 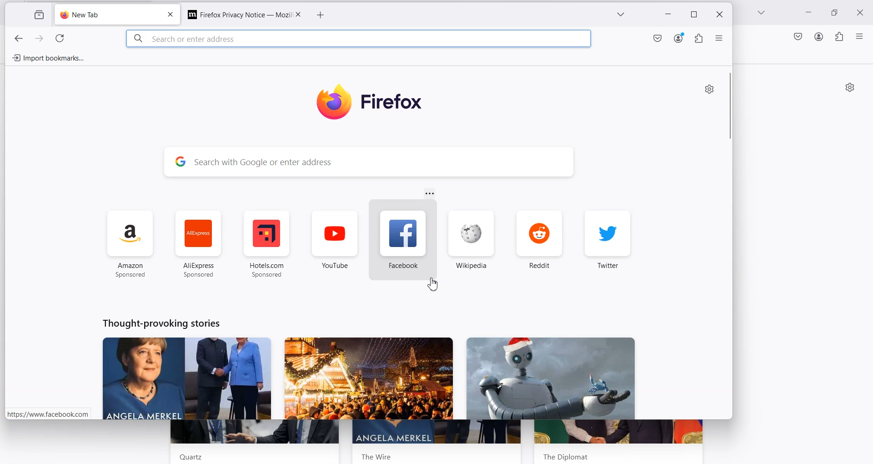 I want to click on Firefox Privacy Notice, so click(x=235, y=14).